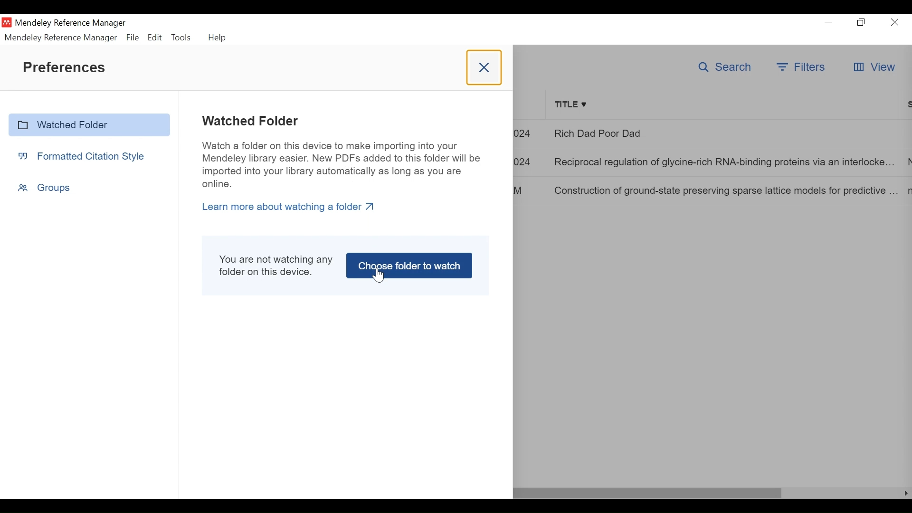  What do you see at coordinates (904, 494) in the screenshot?
I see `Scroll Right` at bounding box center [904, 494].